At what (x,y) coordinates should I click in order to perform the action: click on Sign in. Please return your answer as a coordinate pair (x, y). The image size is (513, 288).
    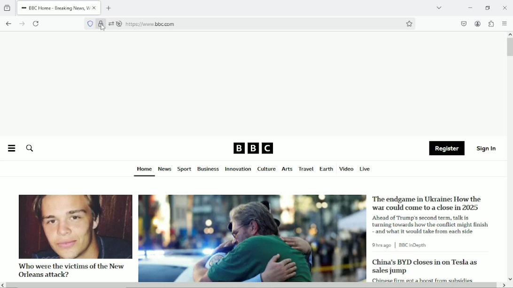
    Looking at the image, I should click on (487, 148).